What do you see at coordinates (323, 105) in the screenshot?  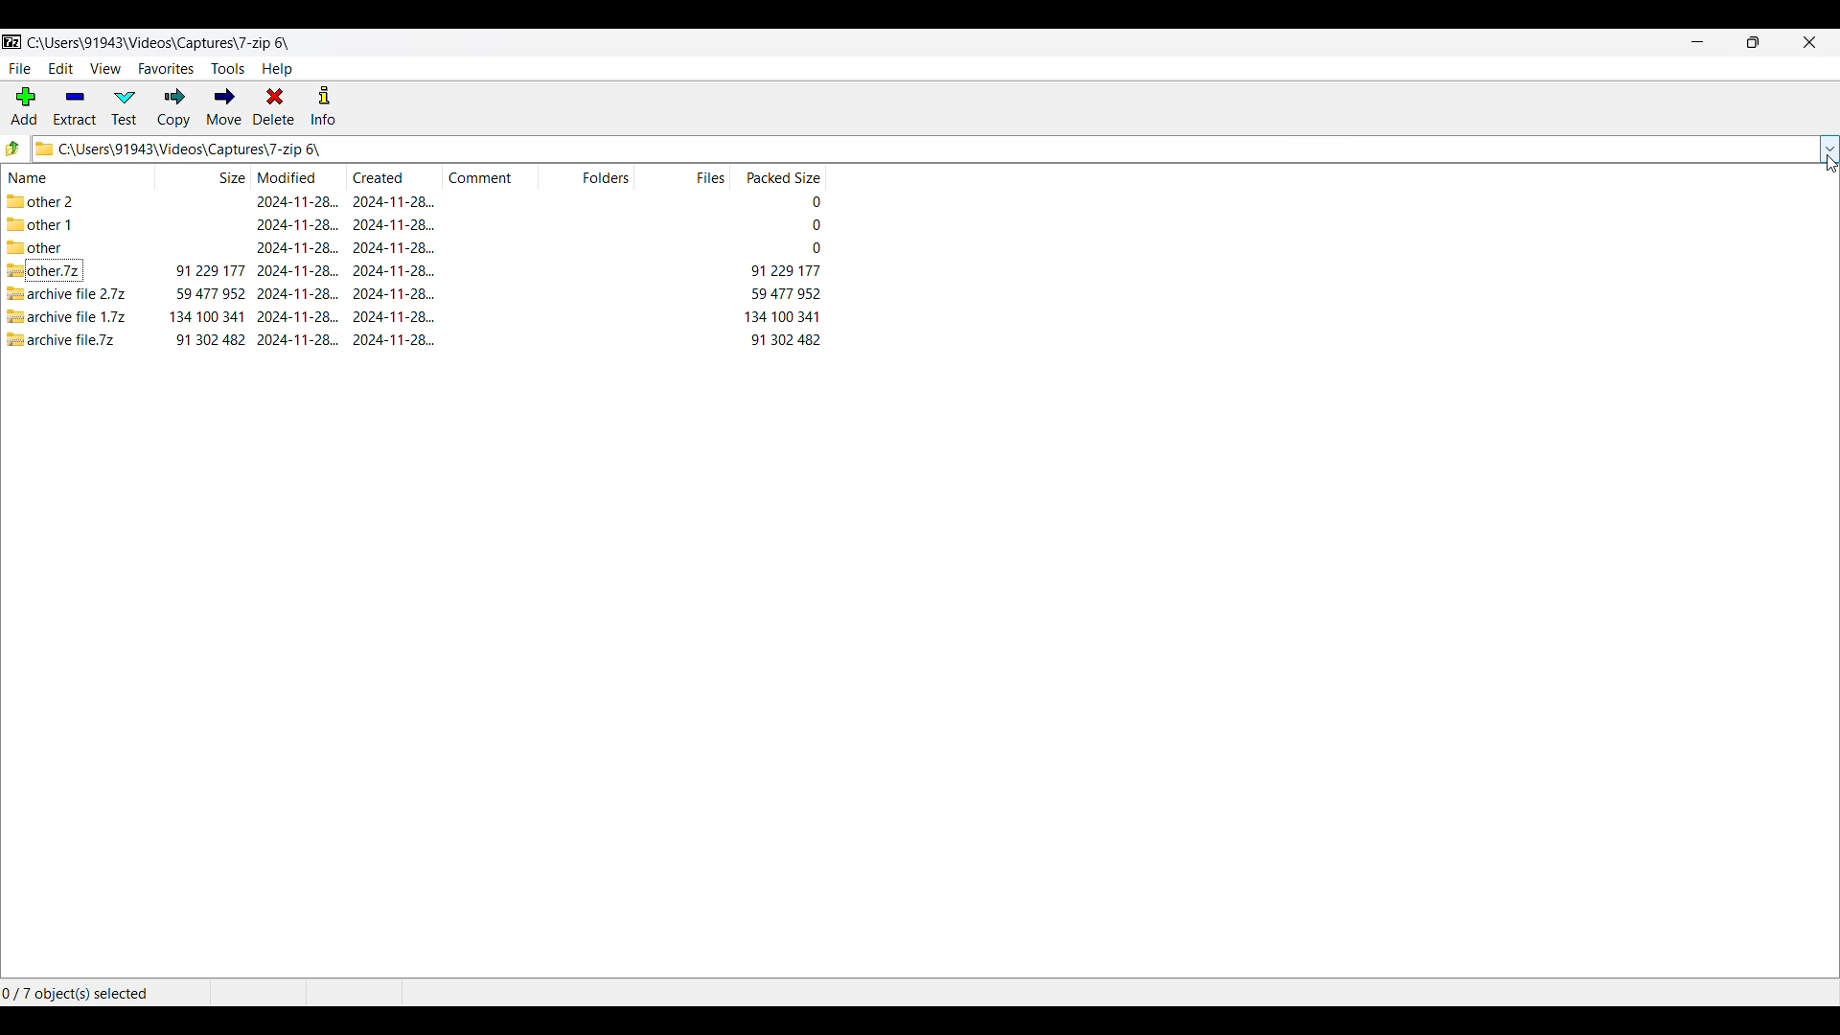 I see `Info` at bounding box center [323, 105].